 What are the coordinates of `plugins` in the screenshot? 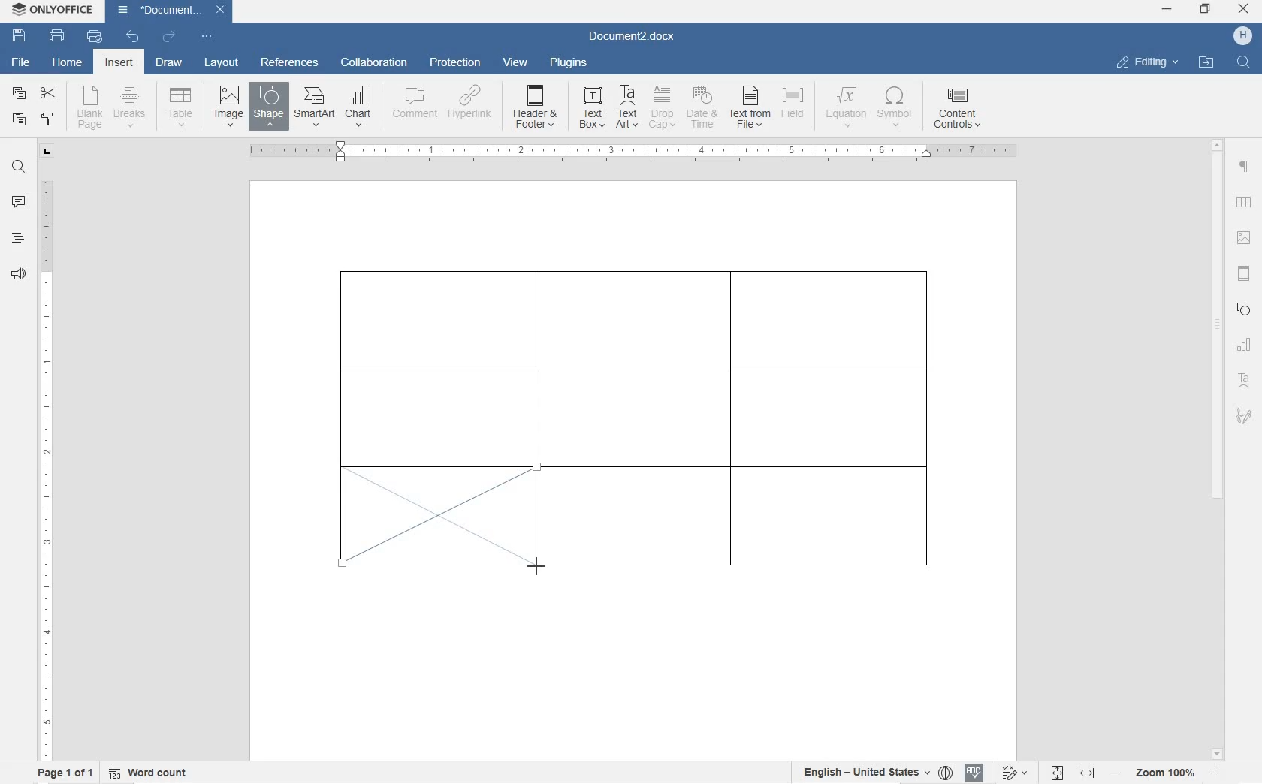 It's located at (569, 65).